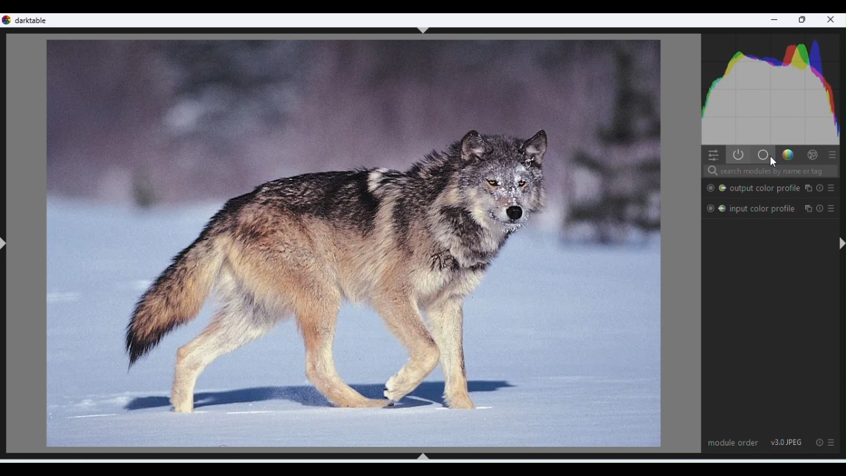 Image resolution: width=846 pixels, height=476 pixels. Describe the element at coordinates (34, 20) in the screenshot. I see `Dark table` at that location.